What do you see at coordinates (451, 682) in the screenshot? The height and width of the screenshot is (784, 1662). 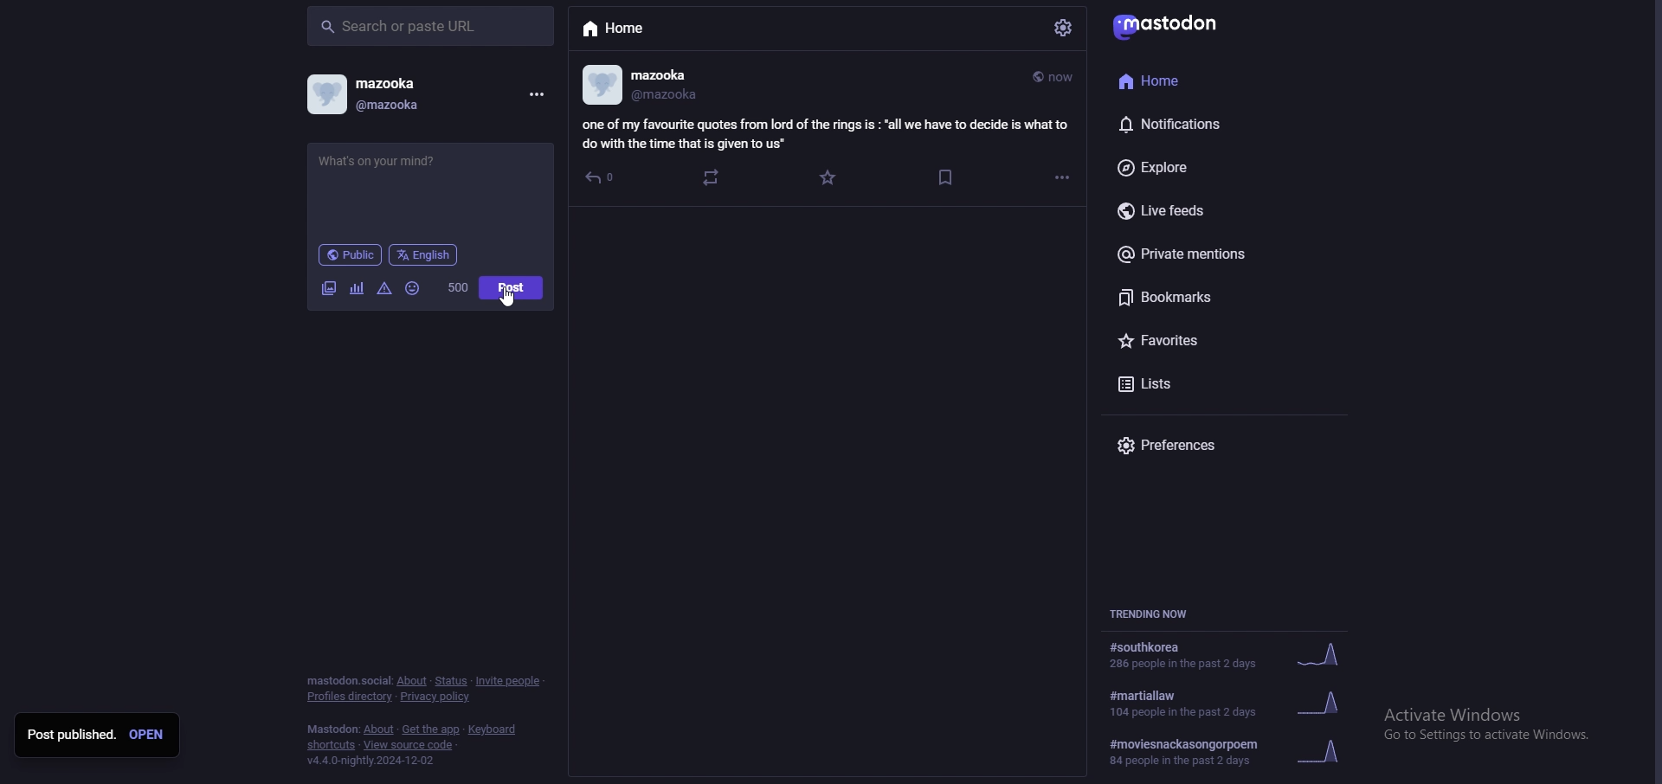 I see `status` at bounding box center [451, 682].